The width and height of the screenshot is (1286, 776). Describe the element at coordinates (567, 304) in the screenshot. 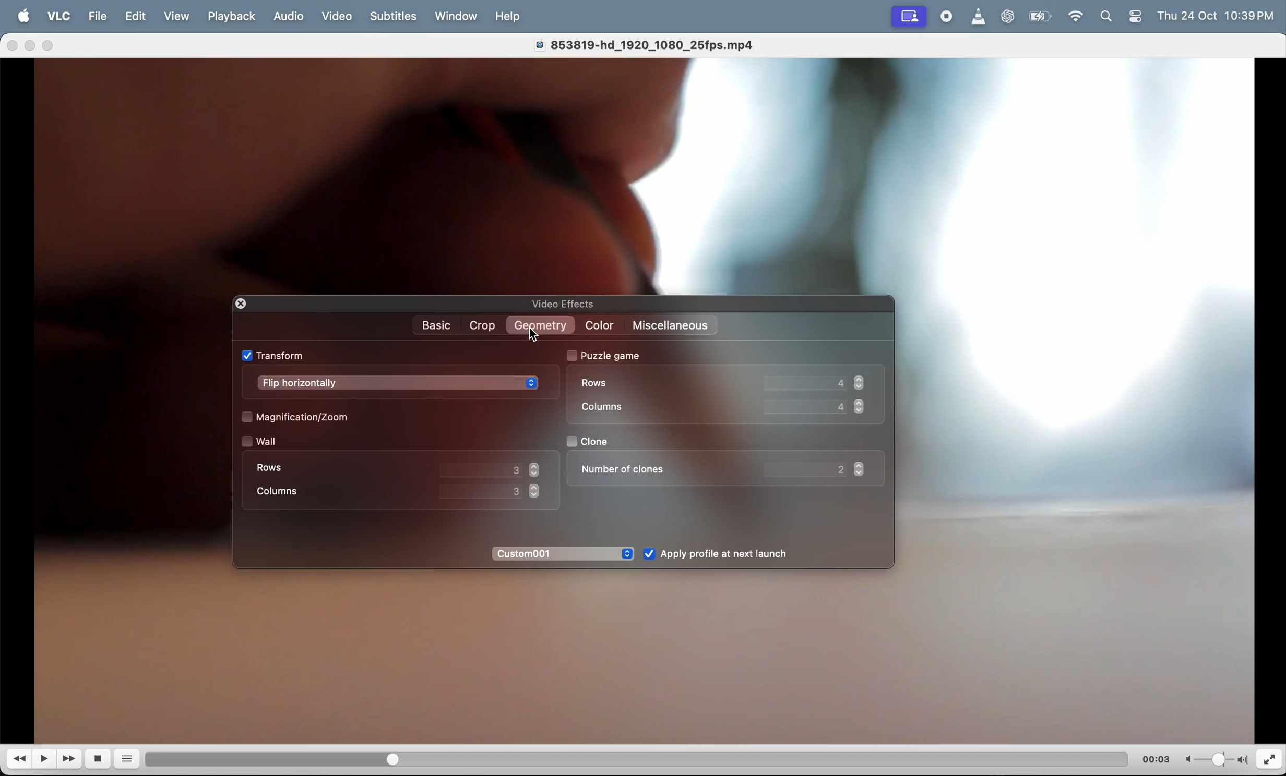

I see `video effects` at that location.